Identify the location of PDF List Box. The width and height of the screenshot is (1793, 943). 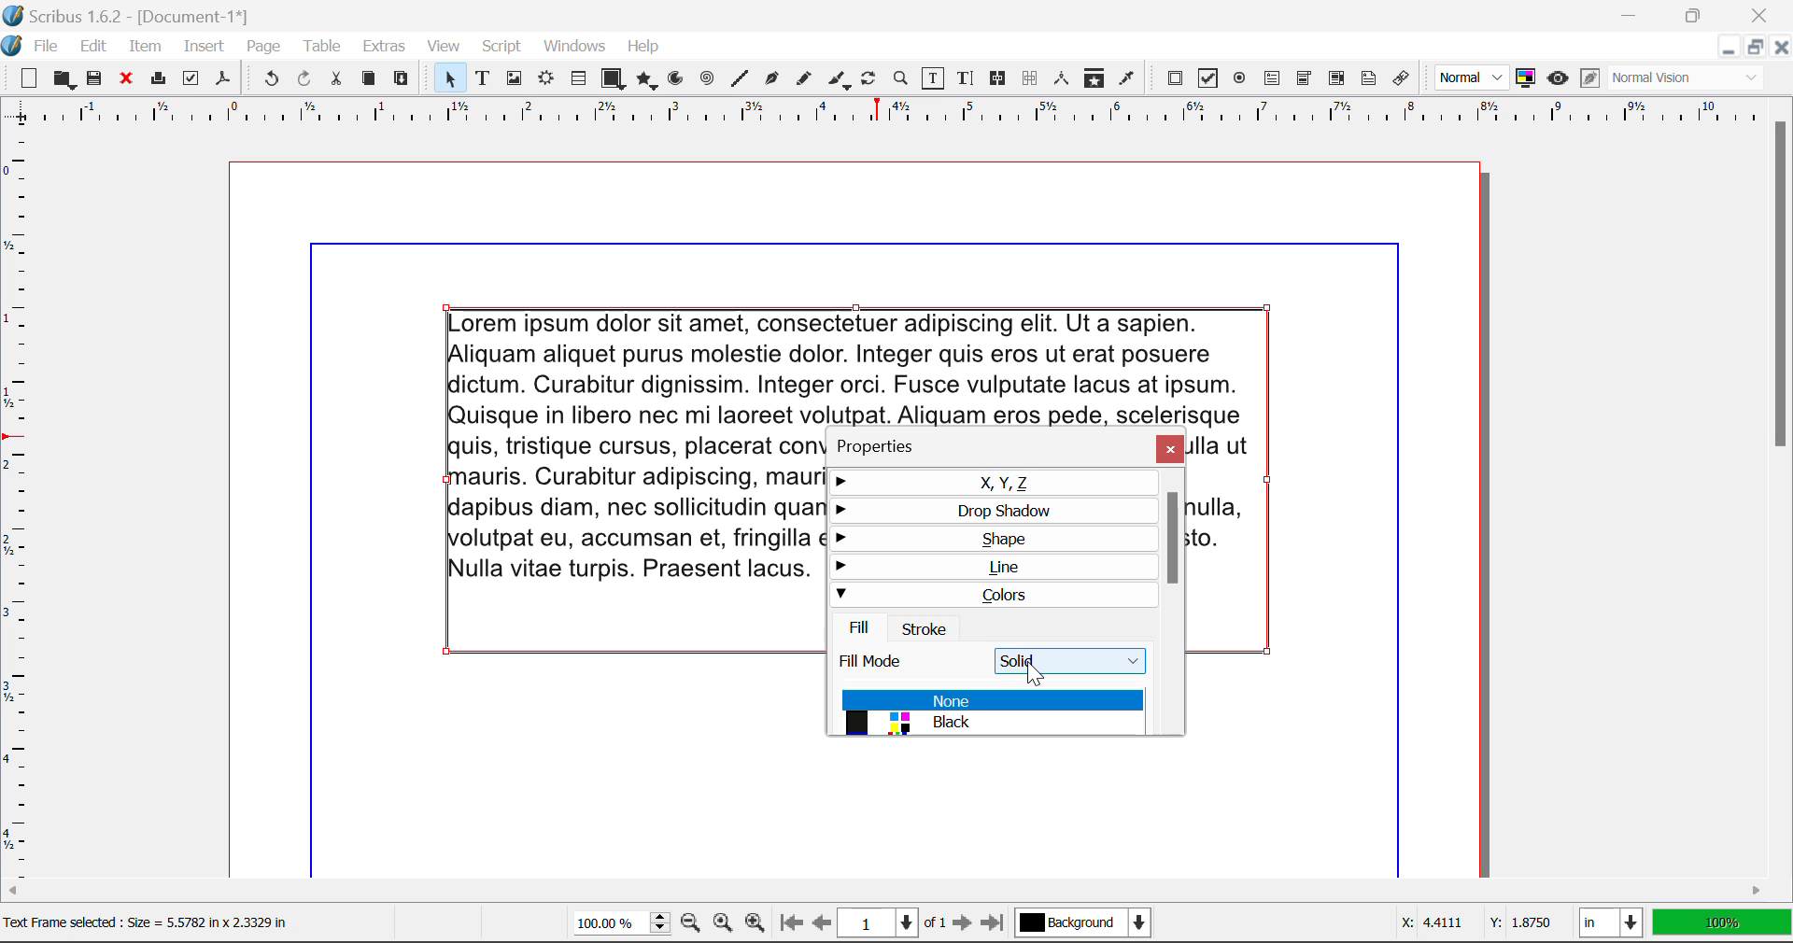
(1337, 78).